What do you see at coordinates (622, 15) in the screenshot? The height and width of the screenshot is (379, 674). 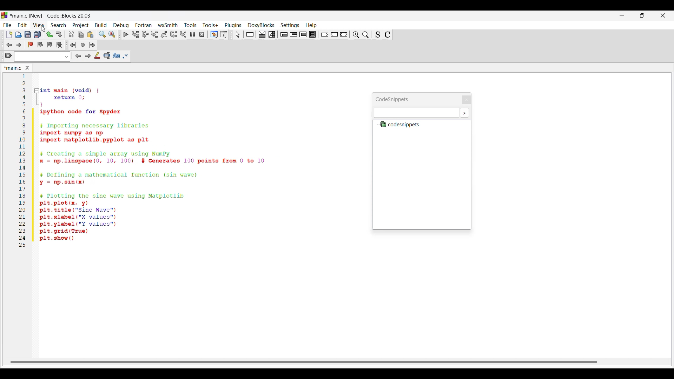 I see `Minimize` at bounding box center [622, 15].